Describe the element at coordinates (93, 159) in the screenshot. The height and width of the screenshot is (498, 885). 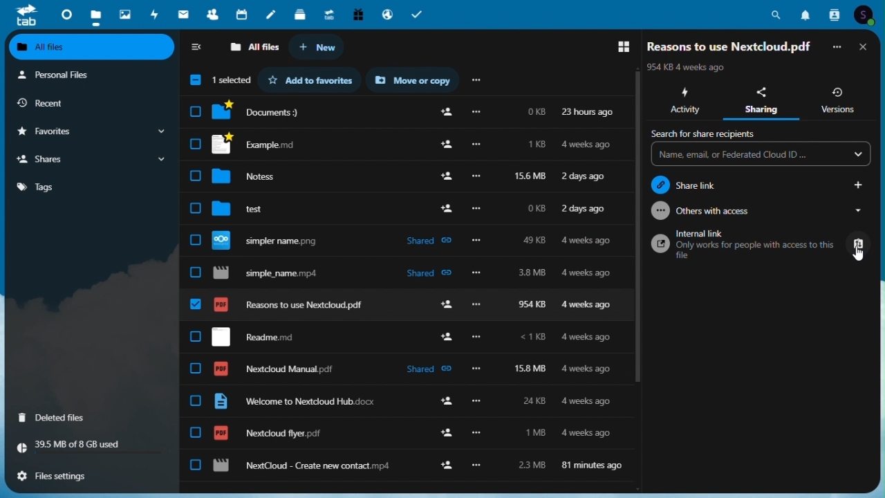
I see `shares` at that location.